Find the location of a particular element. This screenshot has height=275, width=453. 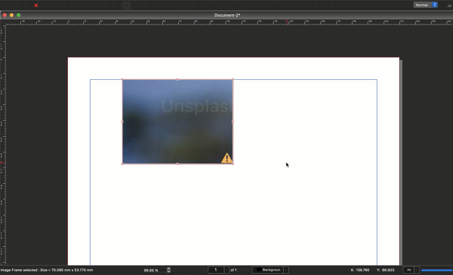

Background is located at coordinates (271, 270).